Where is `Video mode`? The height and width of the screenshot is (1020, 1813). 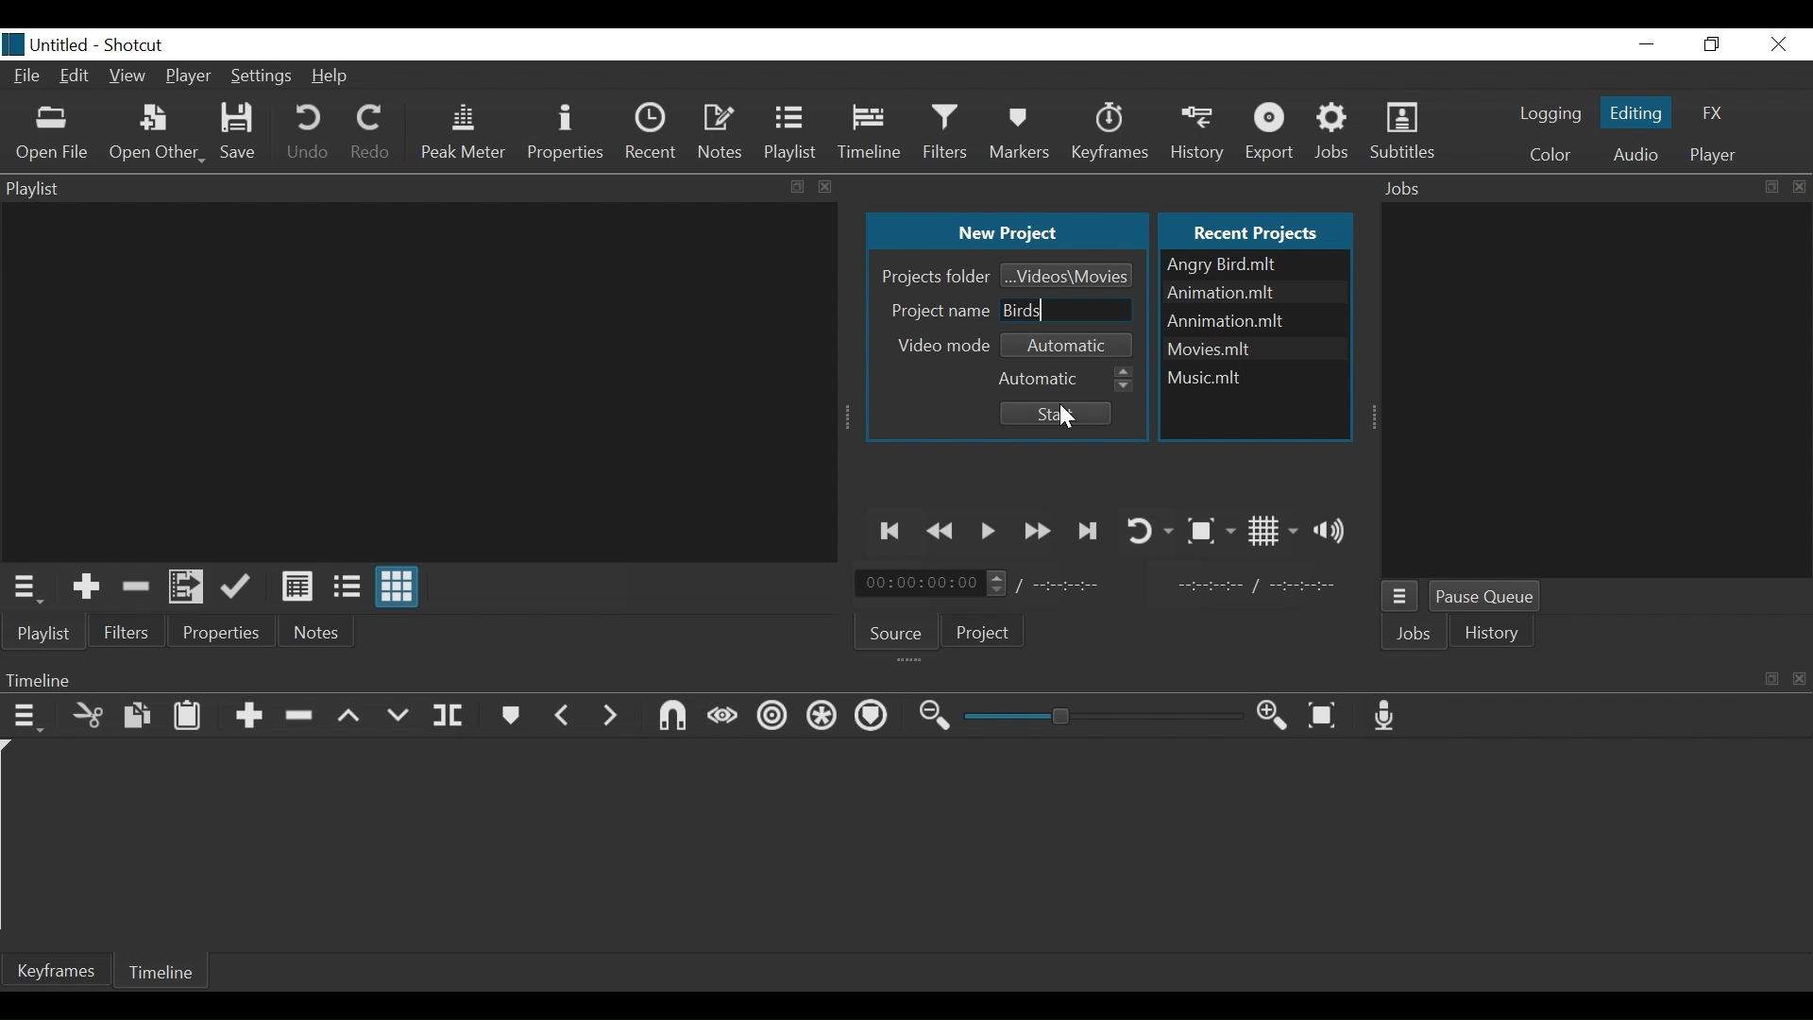 Video mode is located at coordinates (945, 345).